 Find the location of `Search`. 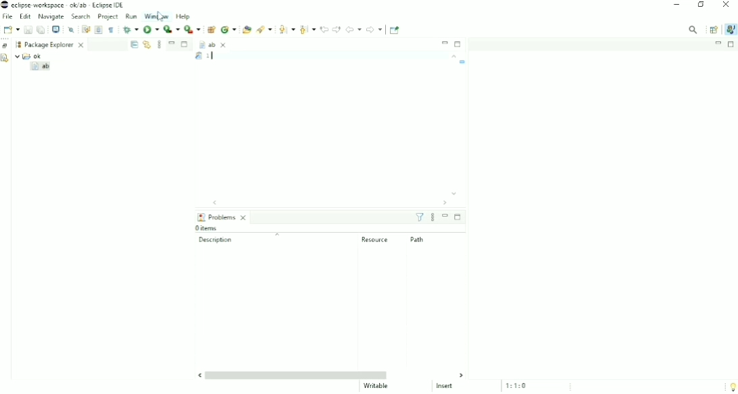

Search is located at coordinates (264, 30).